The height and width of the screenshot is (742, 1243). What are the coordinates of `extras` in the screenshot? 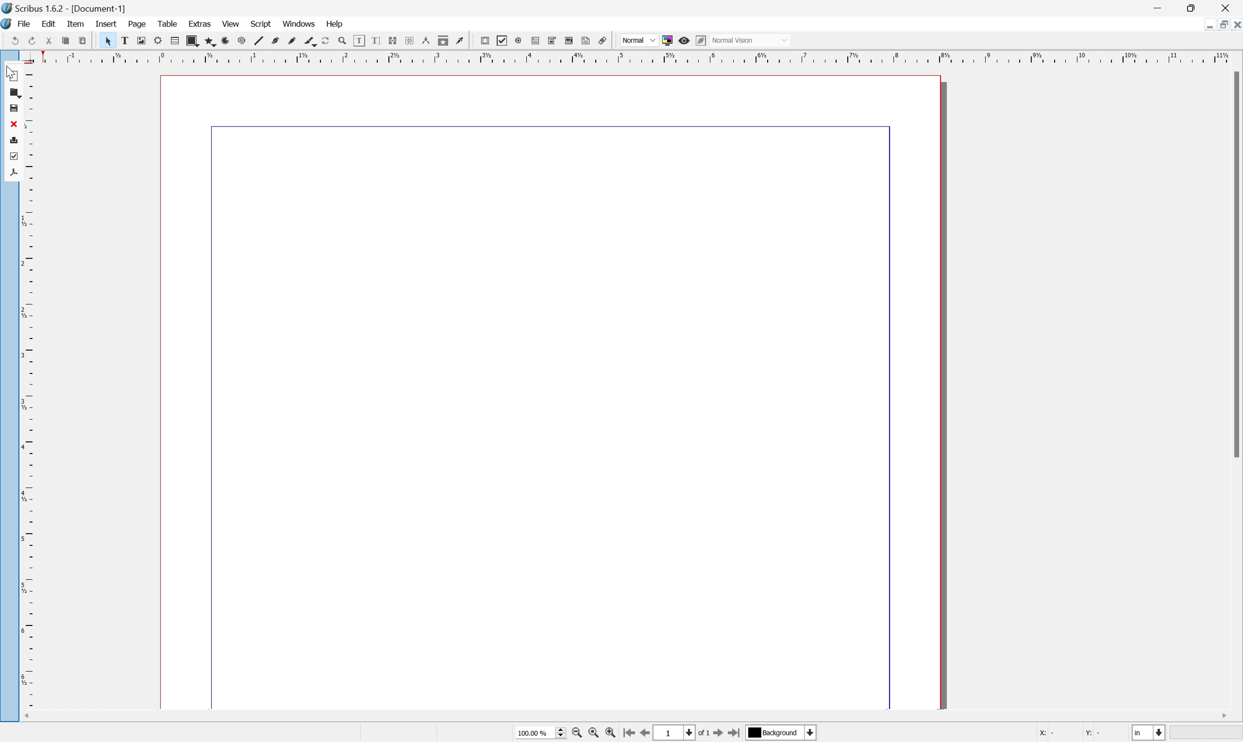 It's located at (200, 24).